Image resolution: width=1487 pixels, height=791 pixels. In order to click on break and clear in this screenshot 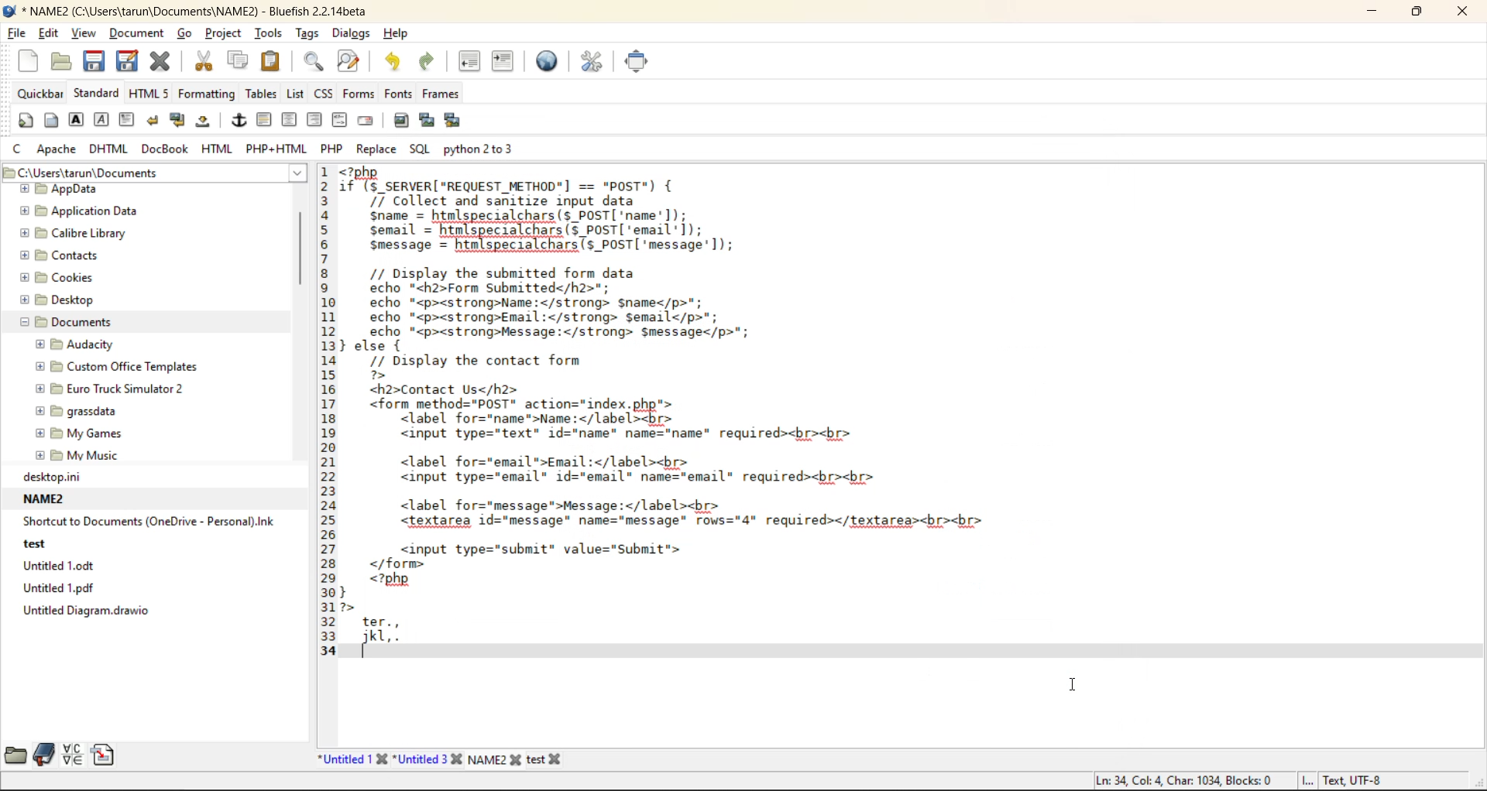, I will do `click(179, 122)`.